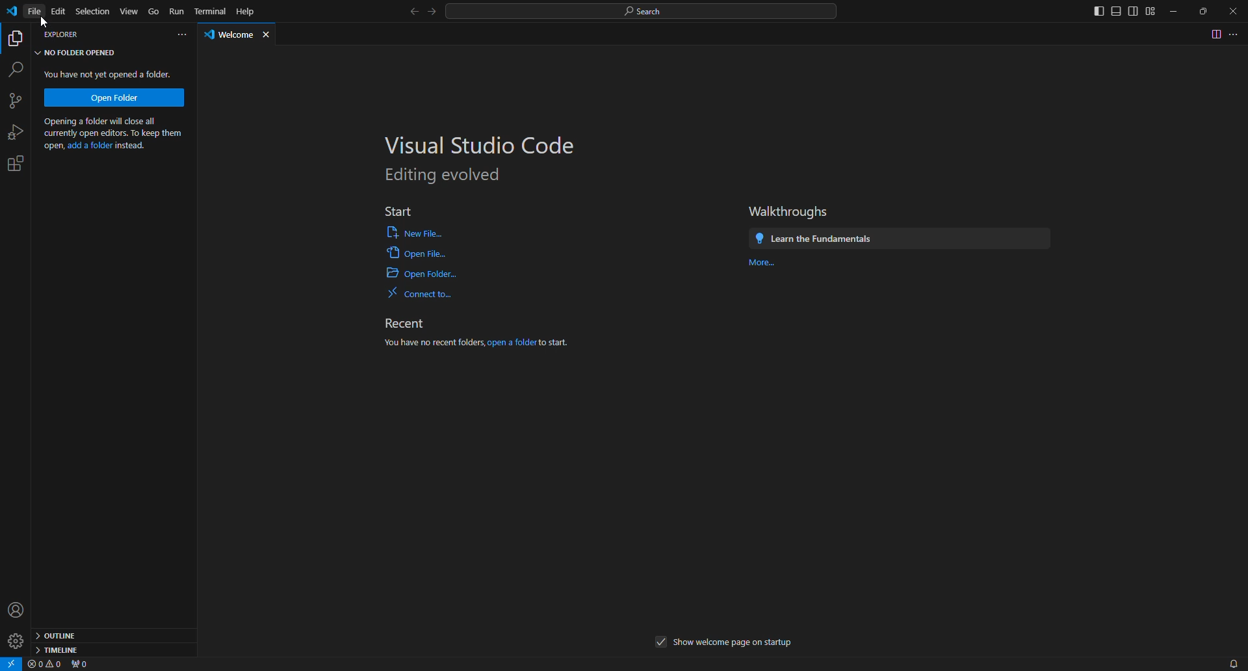  Describe the element at coordinates (114, 97) in the screenshot. I see `open folder` at that location.